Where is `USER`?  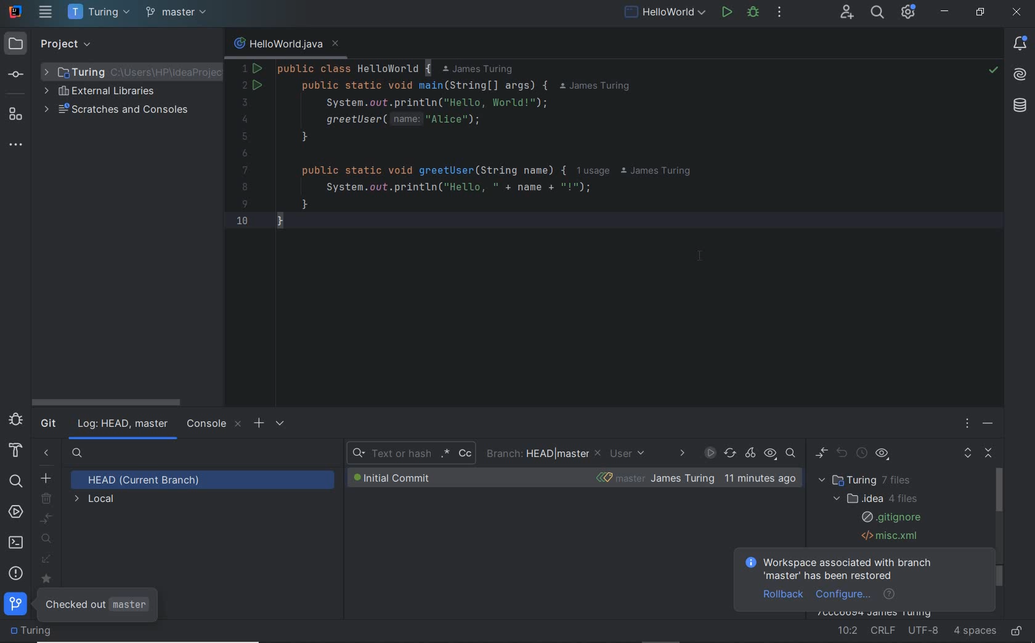 USER is located at coordinates (631, 455).